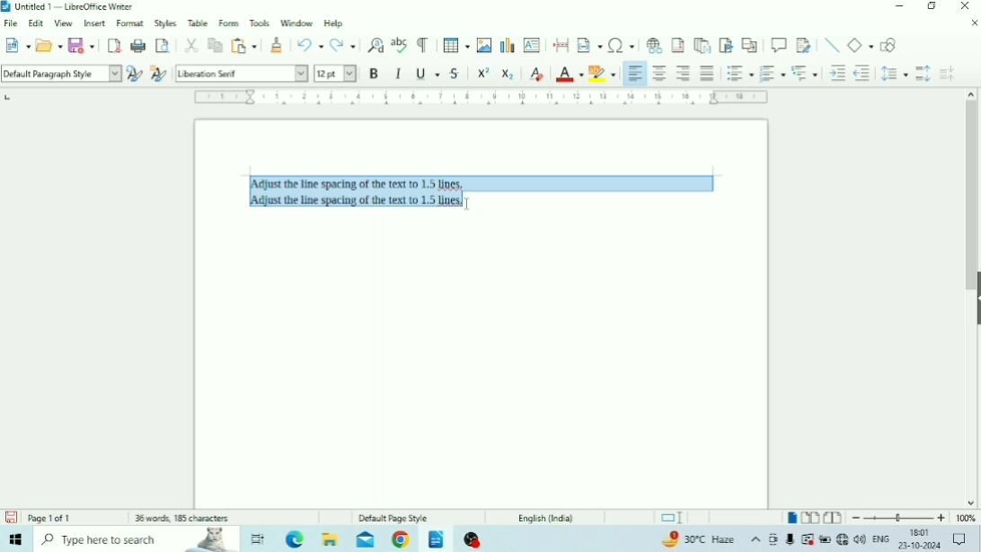 The height and width of the screenshot is (552, 981). I want to click on Meet Now, so click(774, 539).